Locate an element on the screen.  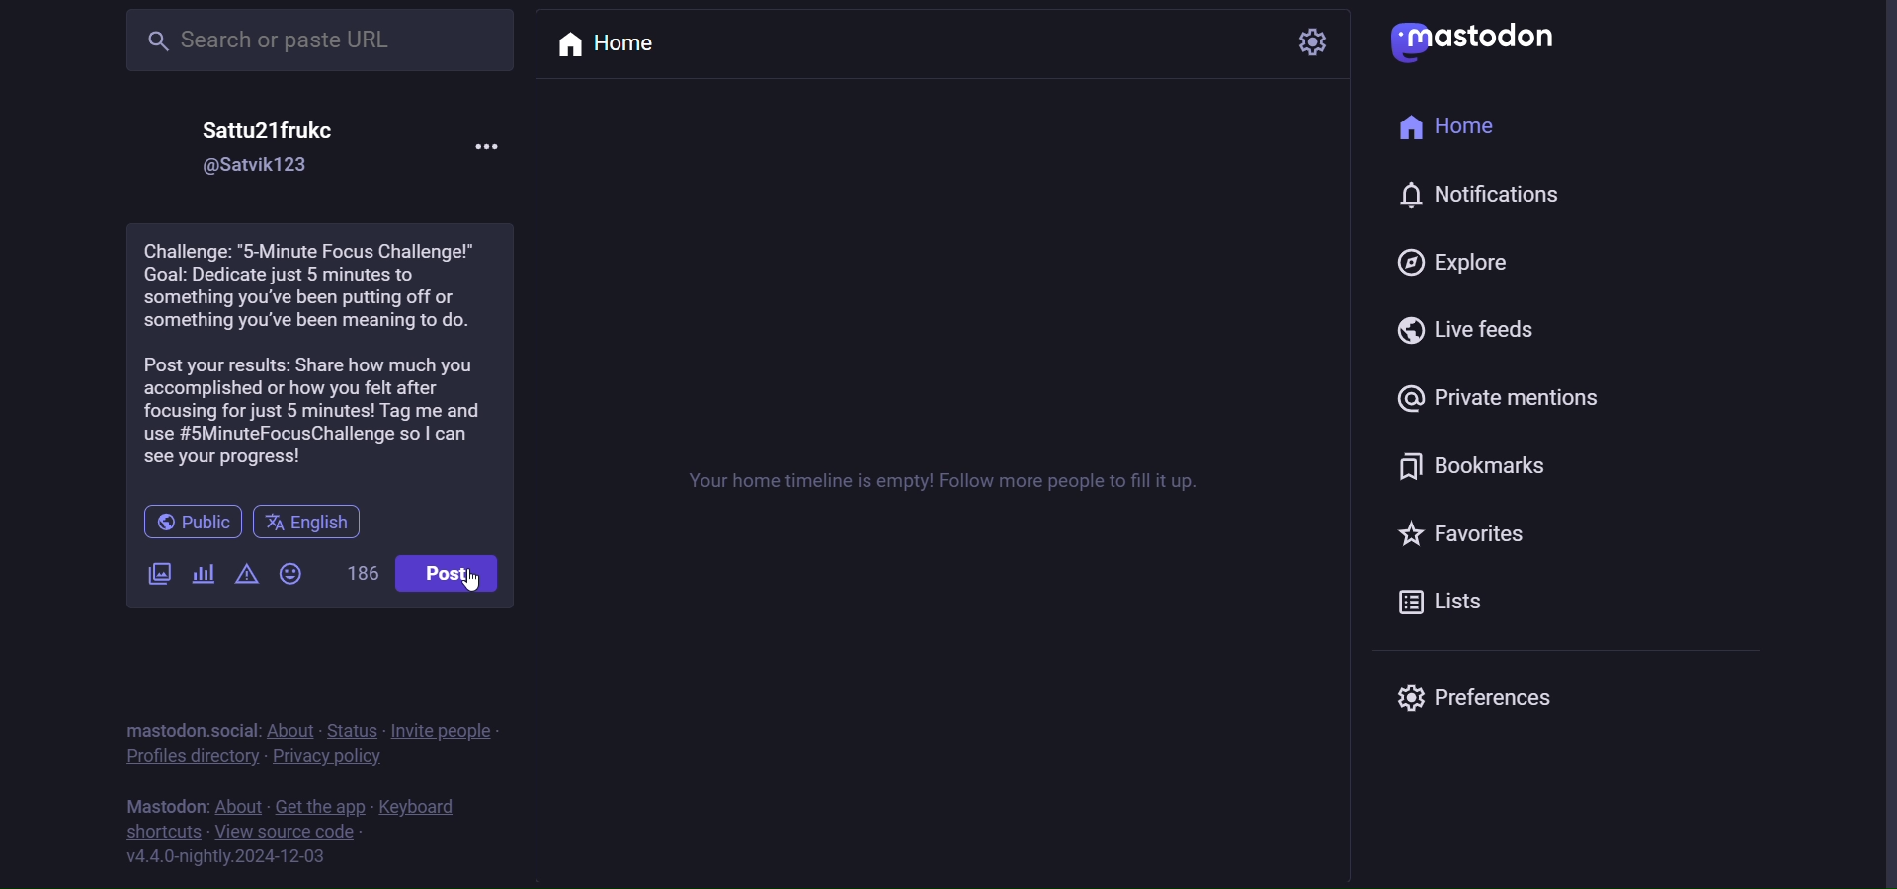
private mention is located at coordinates (1493, 396).